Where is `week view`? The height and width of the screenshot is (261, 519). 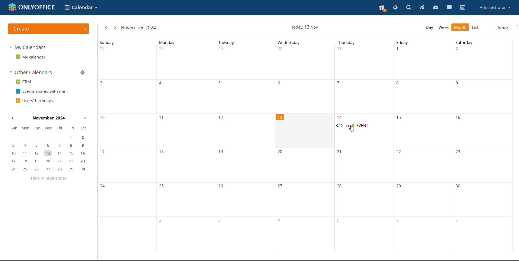
week view is located at coordinates (444, 28).